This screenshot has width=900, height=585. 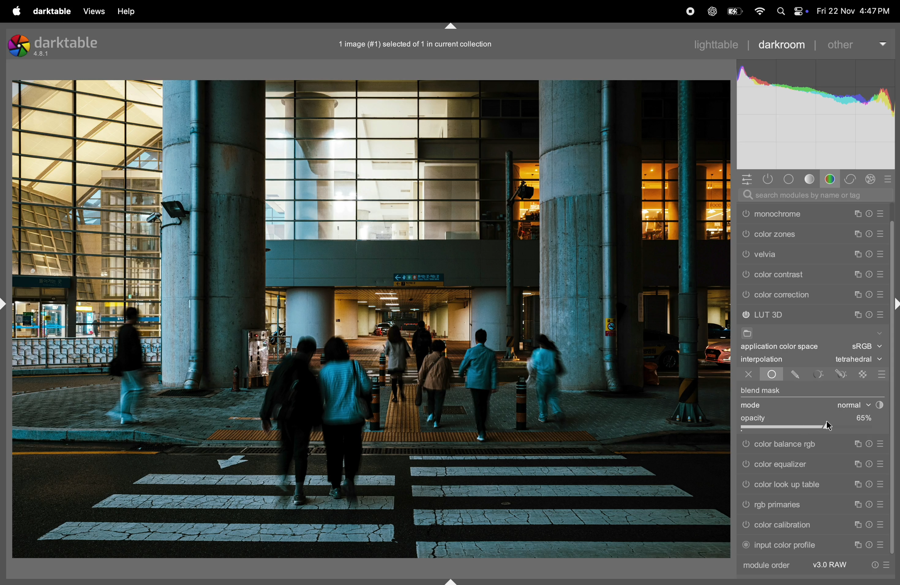 What do you see at coordinates (745, 234) in the screenshot?
I see `monochrome is switched off` at bounding box center [745, 234].